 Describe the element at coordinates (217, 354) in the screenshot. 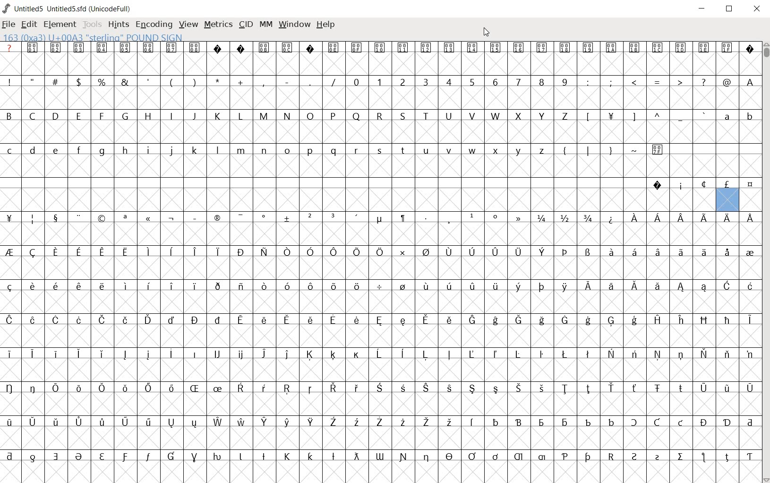

I see `Symbol` at that location.